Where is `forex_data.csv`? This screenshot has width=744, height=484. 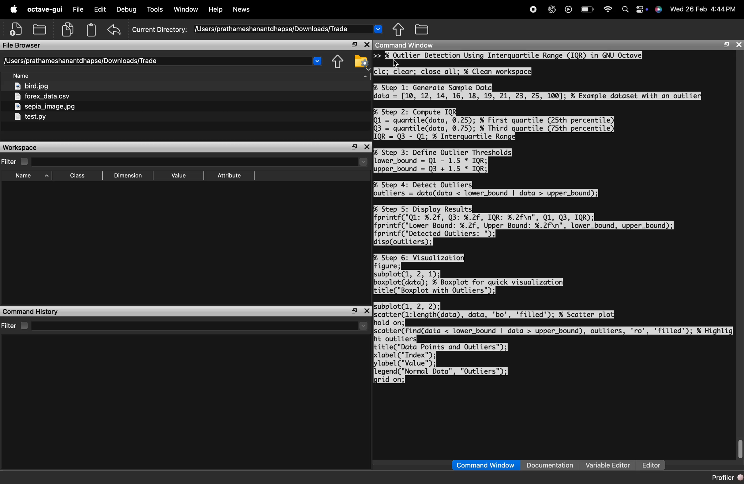
forex_data.csv is located at coordinates (42, 96).